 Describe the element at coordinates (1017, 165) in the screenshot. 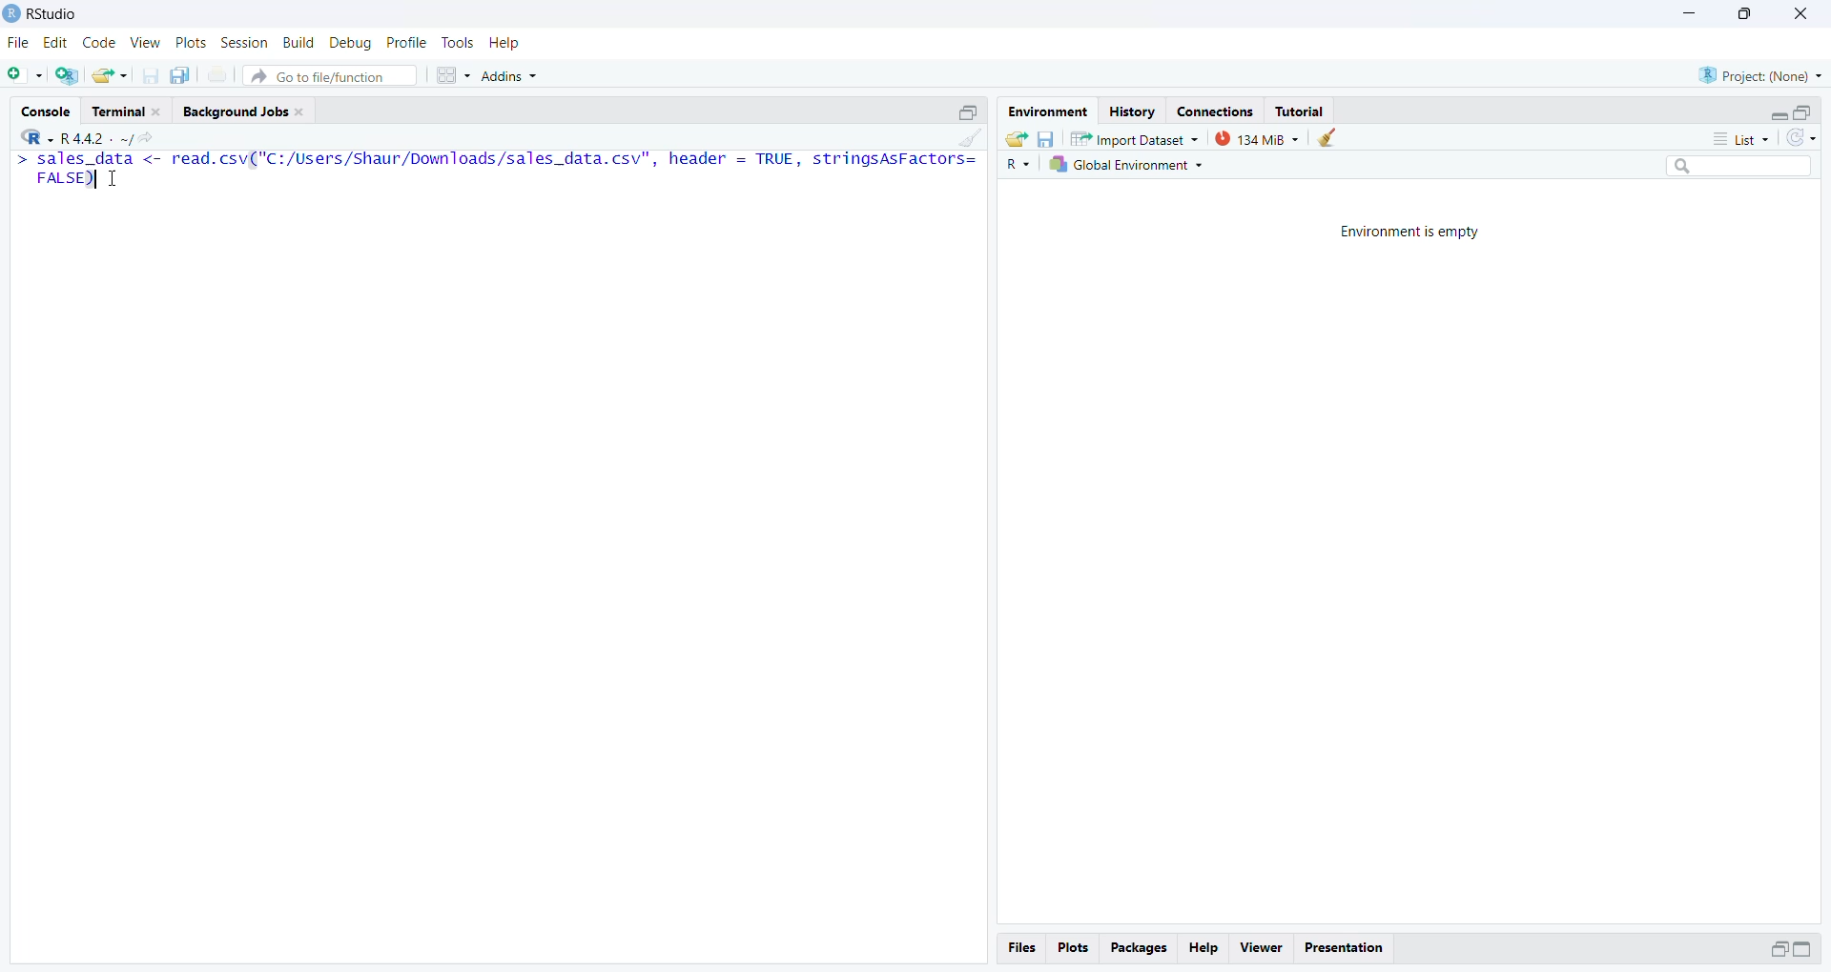

I see `R` at that location.